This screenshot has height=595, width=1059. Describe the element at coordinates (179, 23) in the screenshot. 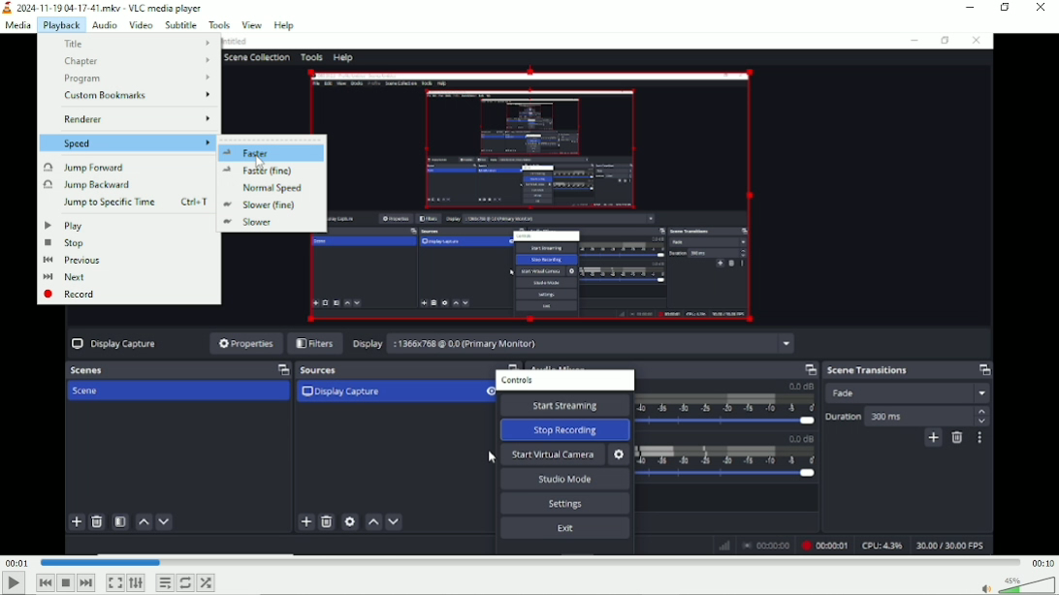

I see `subtitle` at that location.